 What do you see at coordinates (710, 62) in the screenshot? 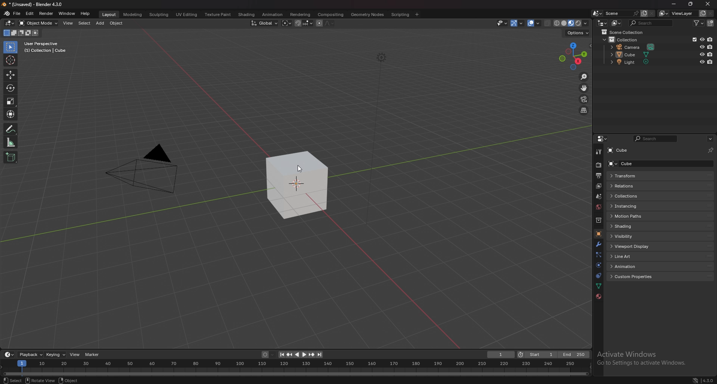
I see `disable in renders` at bounding box center [710, 62].